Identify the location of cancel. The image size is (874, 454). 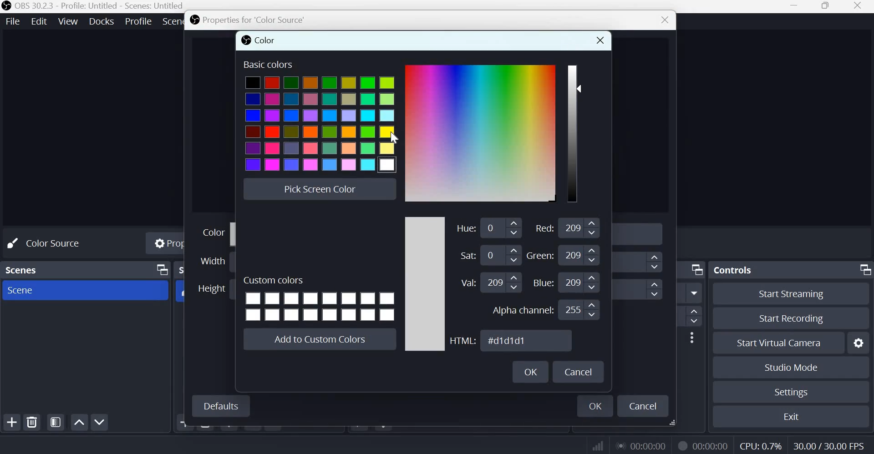
(644, 405).